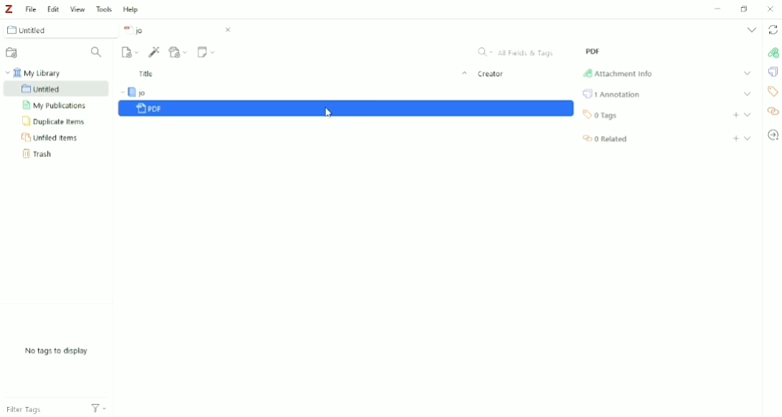 This screenshot has width=782, height=417. Describe the element at coordinates (132, 9) in the screenshot. I see `Help` at that location.